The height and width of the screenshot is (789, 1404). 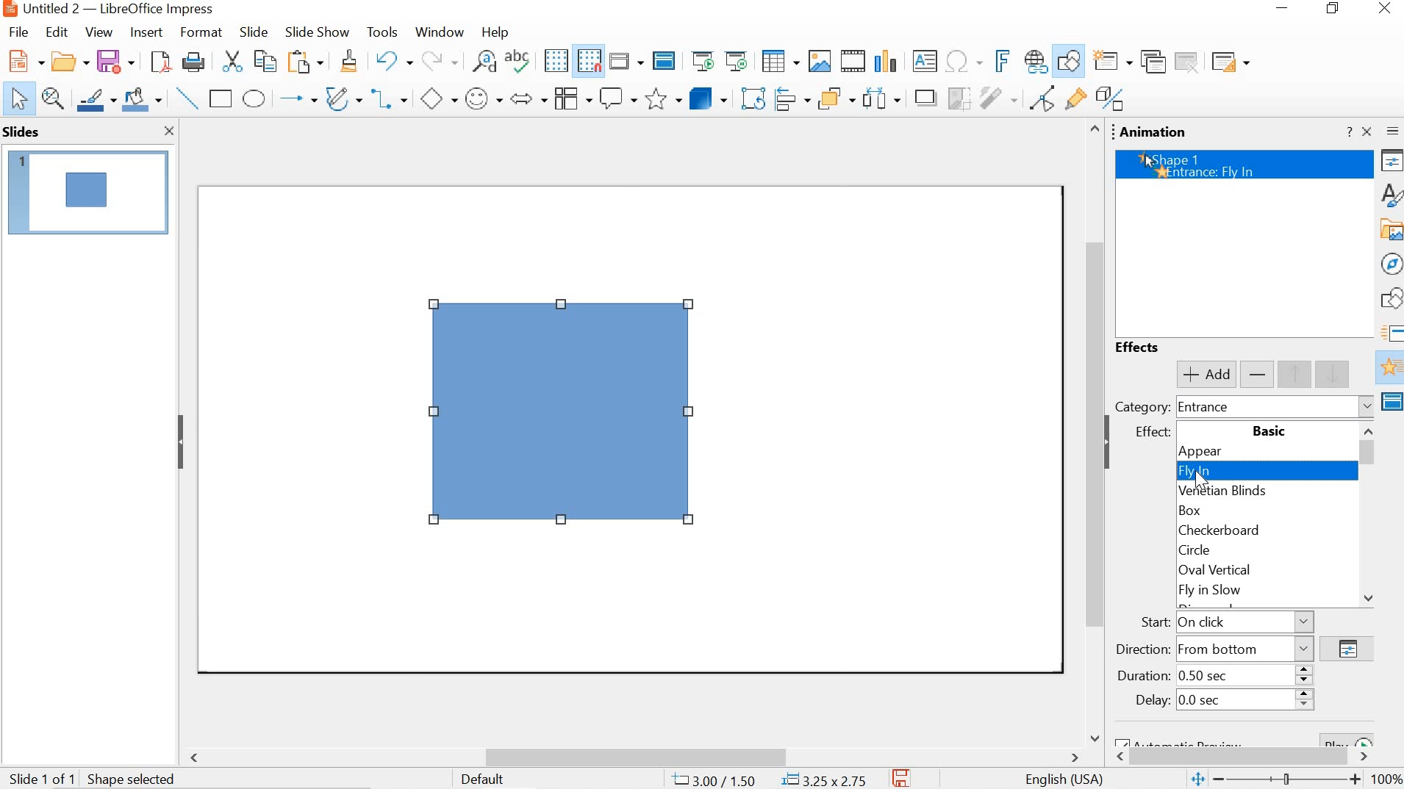 I want to click on lines and arrows, so click(x=296, y=98).